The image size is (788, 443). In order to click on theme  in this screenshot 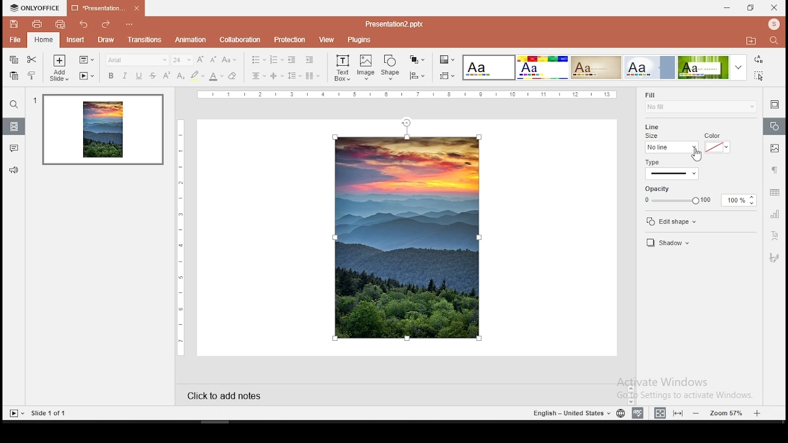, I will do `click(542, 67)`.